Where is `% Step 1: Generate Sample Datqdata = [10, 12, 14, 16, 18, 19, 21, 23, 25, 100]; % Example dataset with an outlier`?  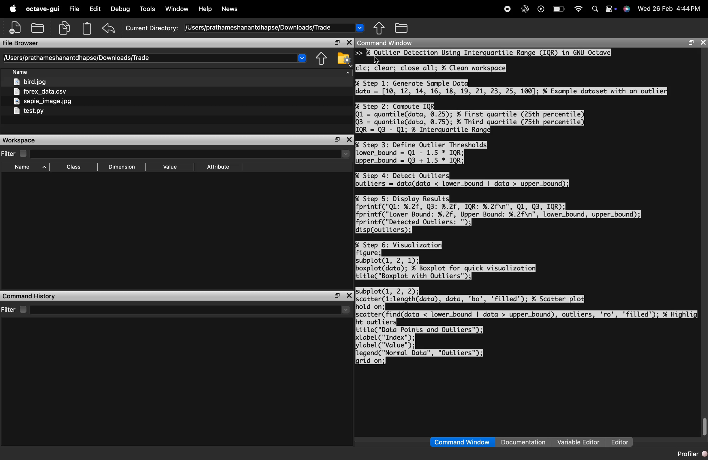 % Step 1: Generate Sample Datqdata = [10, 12, 14, 16, 18, 19, 21, 23, 25, 100]; % Example dataset with an outlier is located at coordinates (512, 87).